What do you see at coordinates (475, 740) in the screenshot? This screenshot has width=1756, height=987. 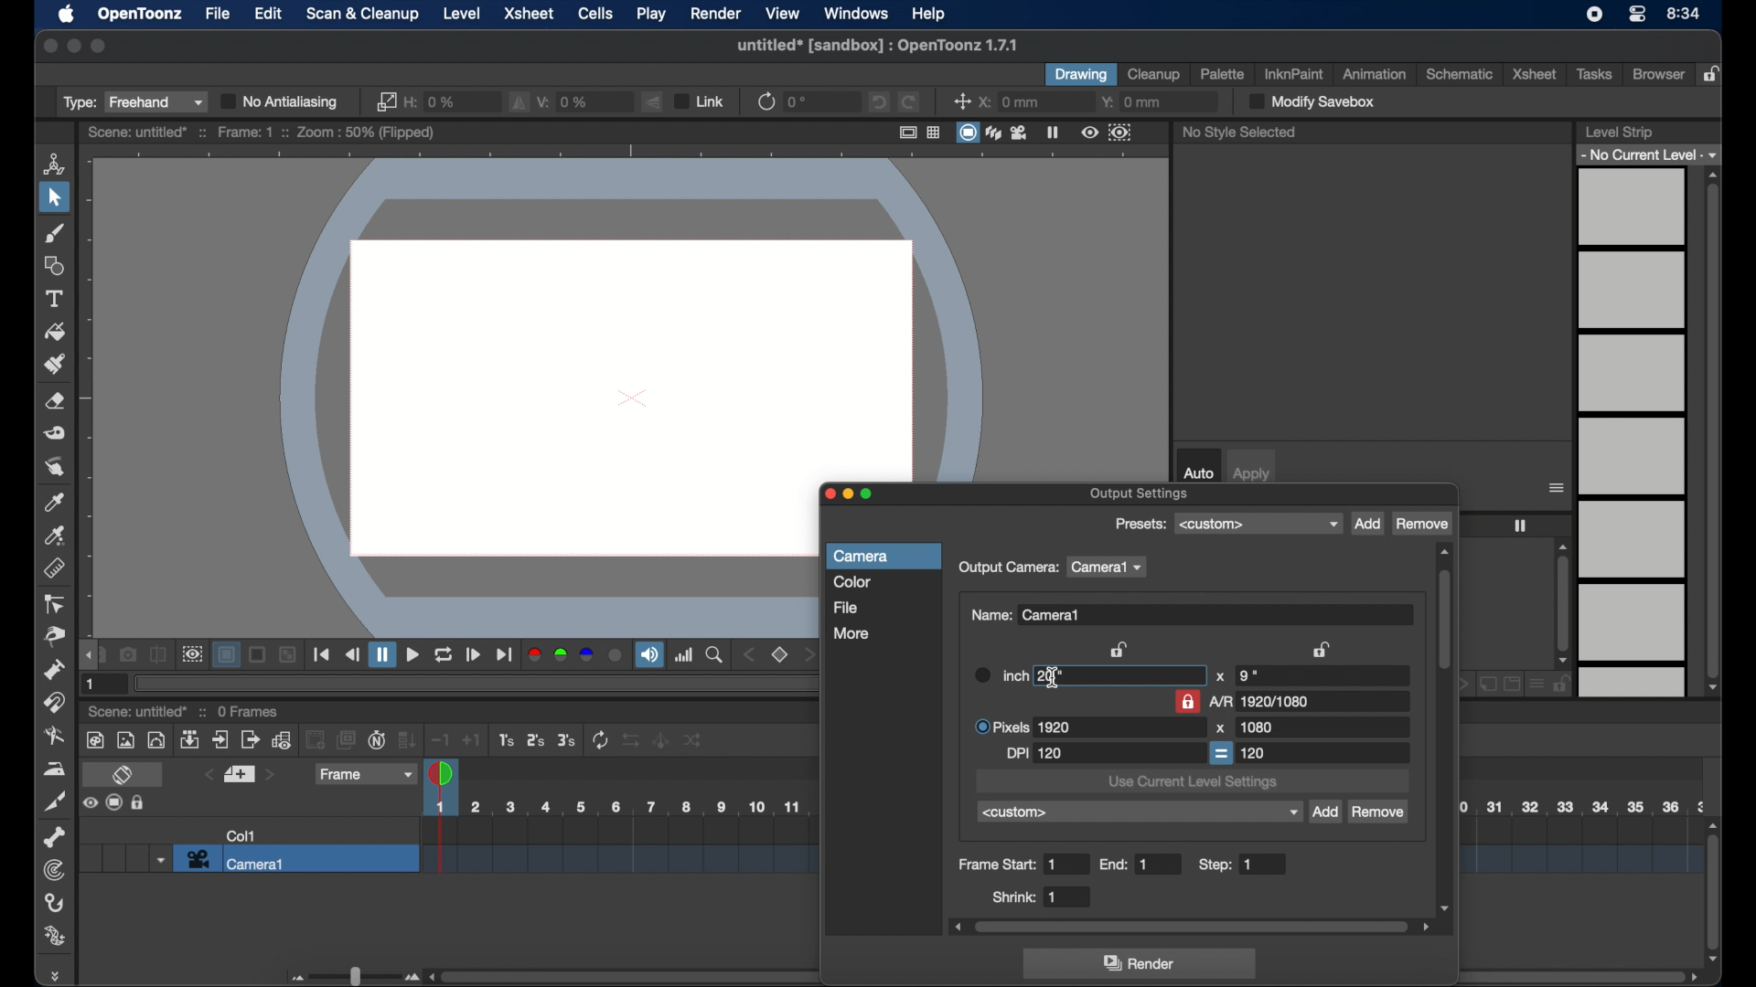 I see `` at bounding box center [475, 740].